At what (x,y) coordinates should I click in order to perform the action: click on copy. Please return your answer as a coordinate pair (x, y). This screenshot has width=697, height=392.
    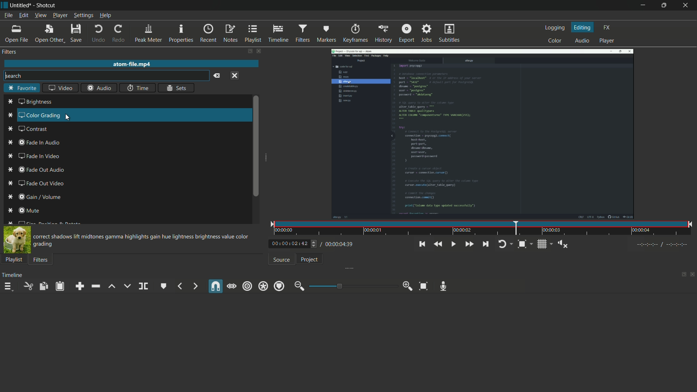
    Looking at the image, I should click on (43, 286).